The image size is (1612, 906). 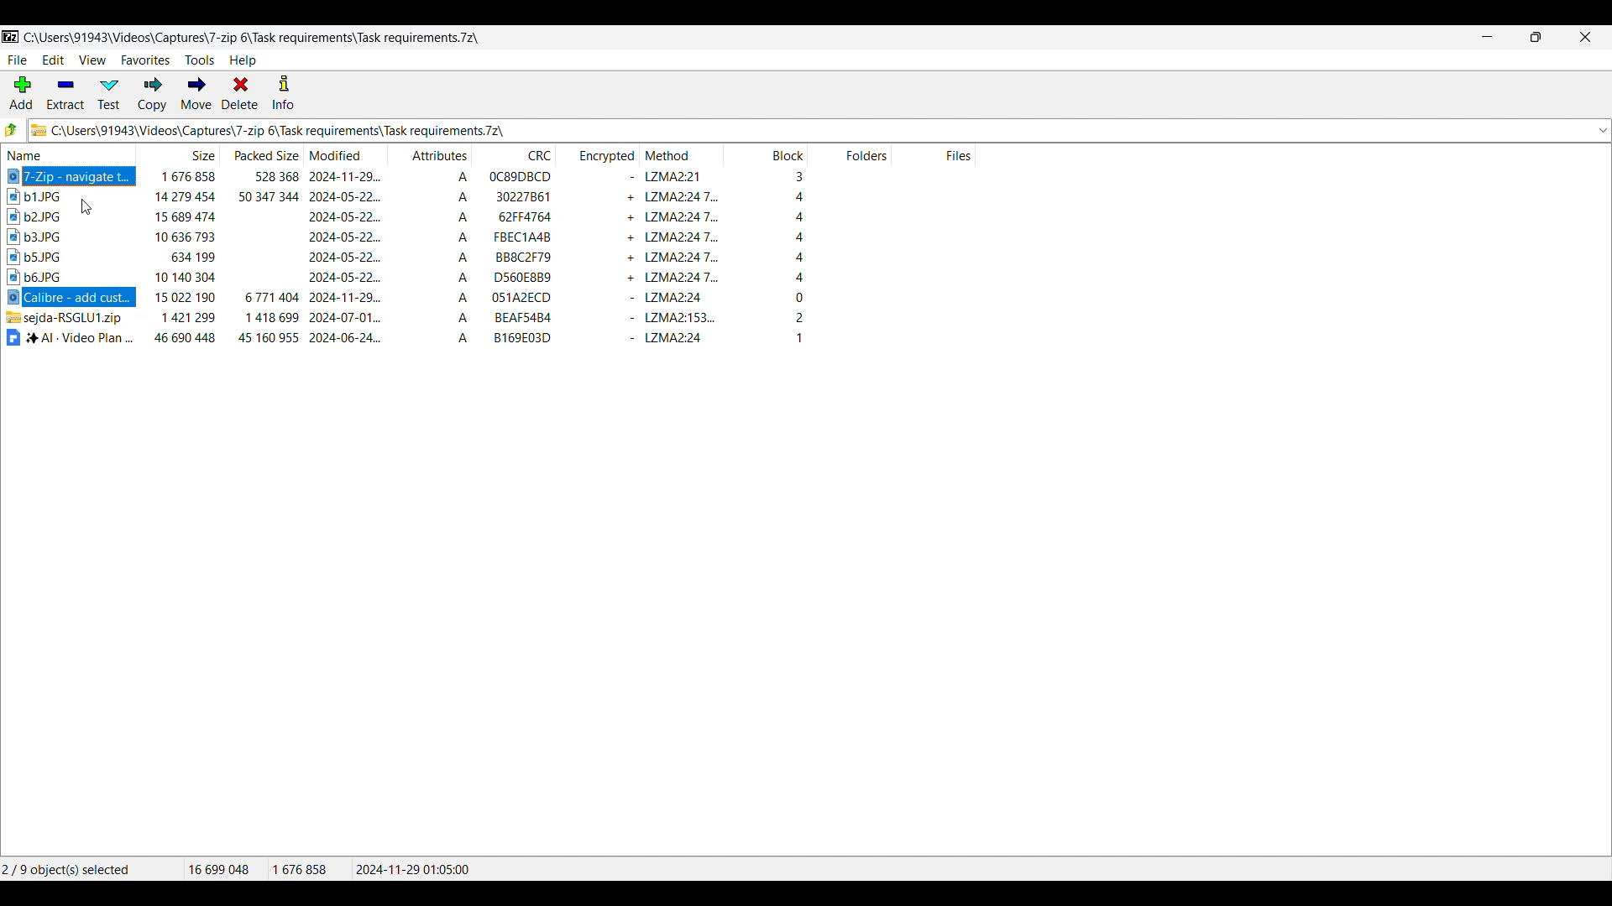 What do you see at coordinates (345, 259) in the screenshot?
I see `Modified Date` at bounding box center [345, 259].